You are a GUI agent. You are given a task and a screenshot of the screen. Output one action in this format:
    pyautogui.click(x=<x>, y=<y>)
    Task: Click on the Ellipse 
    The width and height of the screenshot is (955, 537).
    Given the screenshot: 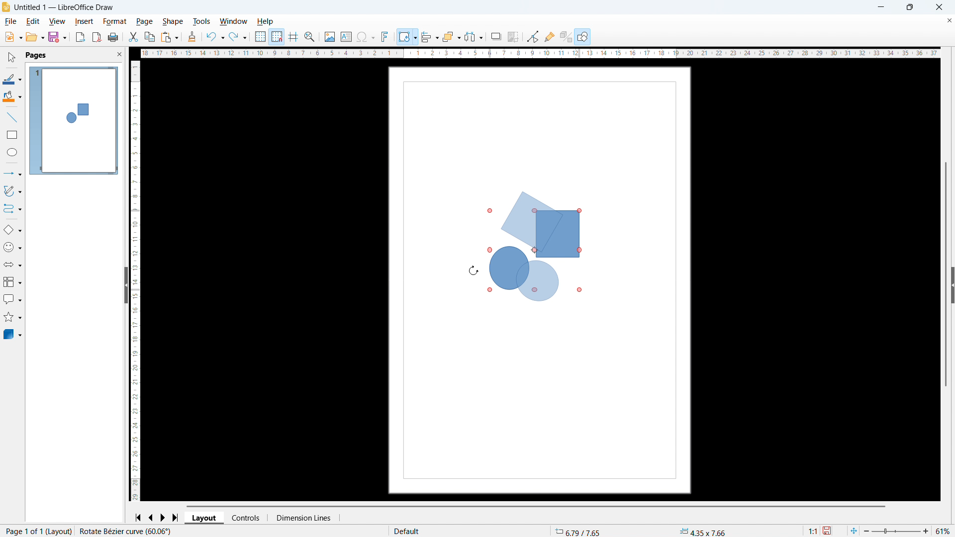 What is the action you would take?
    pyautogui.click(x=13, y=152)
    